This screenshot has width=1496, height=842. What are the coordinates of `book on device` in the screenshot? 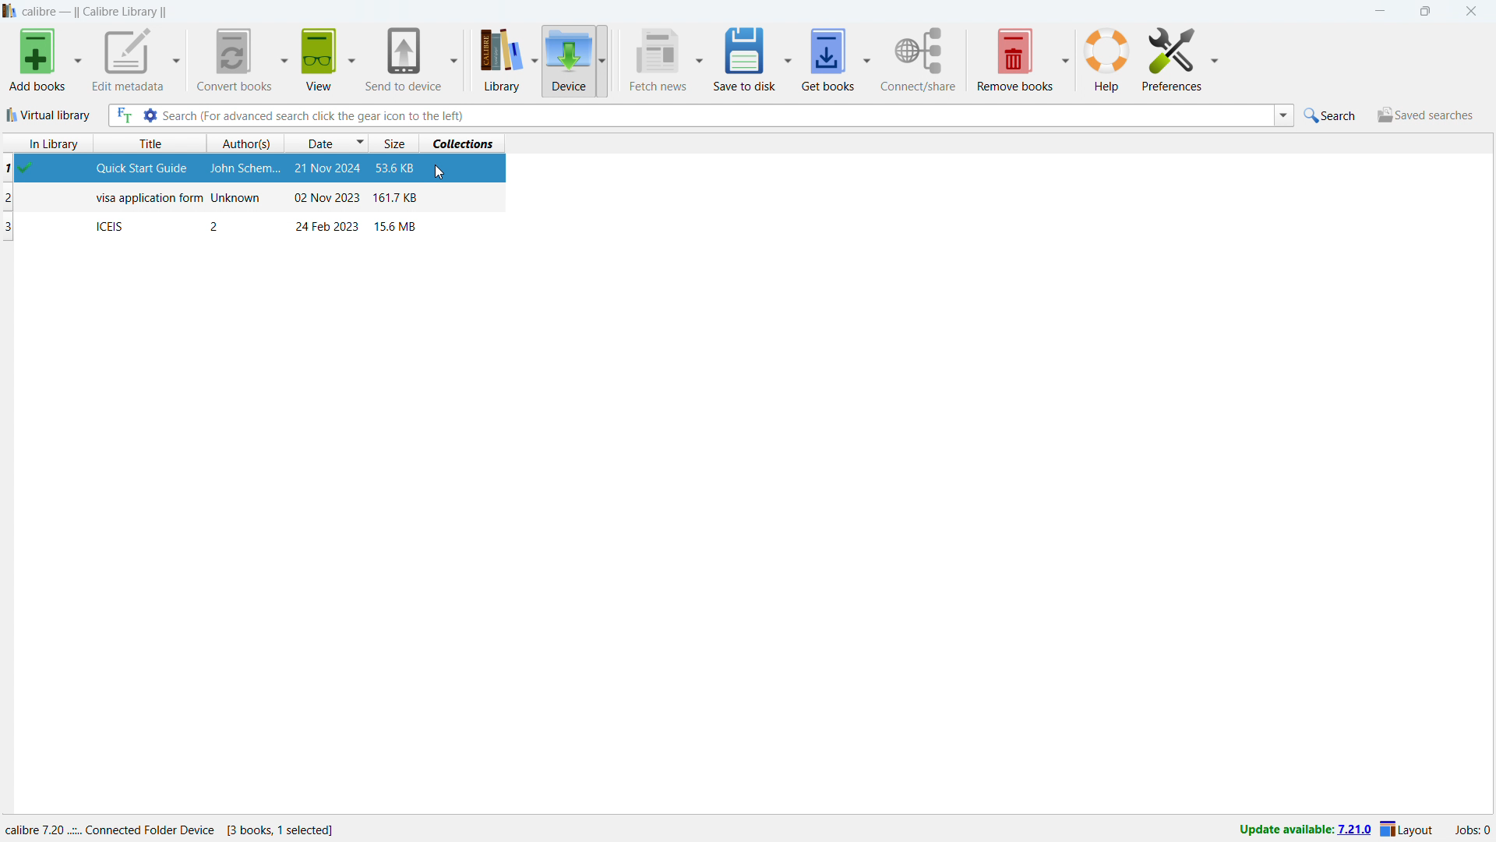 It's located at (256, 199).